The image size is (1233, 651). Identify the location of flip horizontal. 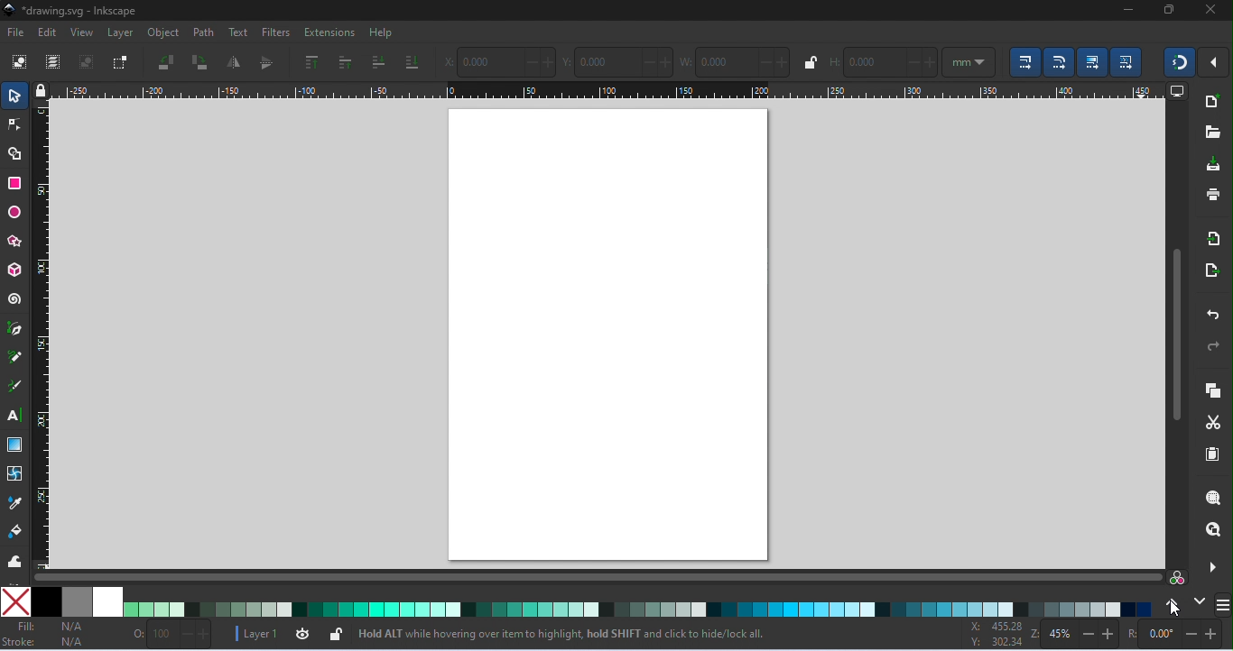
(235, 61).